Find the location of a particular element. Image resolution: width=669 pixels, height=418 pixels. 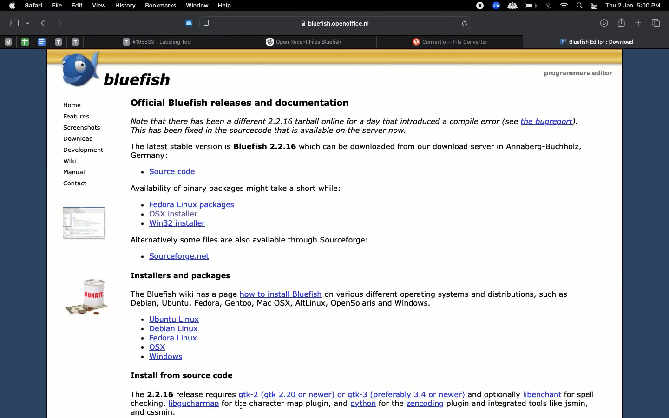

manual is located at coordinates (76, 173).